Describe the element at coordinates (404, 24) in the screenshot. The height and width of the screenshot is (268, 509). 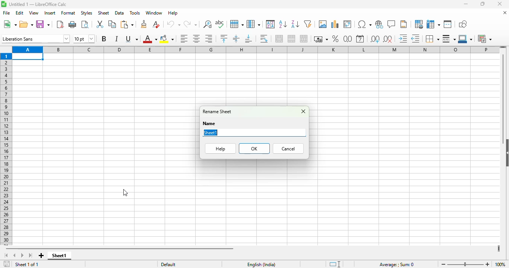
I see `headers and footers` at that location.